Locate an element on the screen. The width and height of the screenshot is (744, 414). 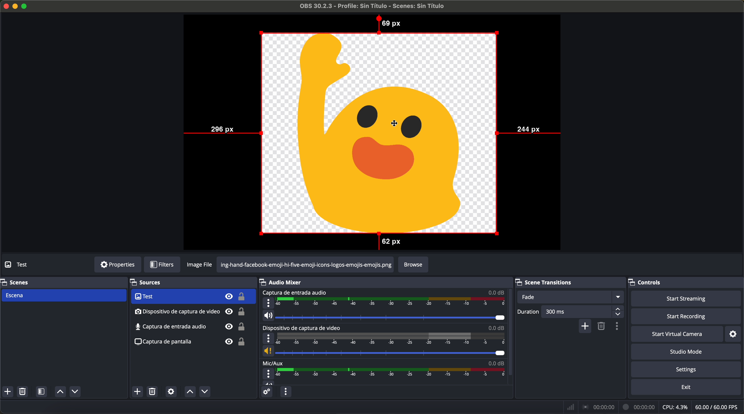
296 px distance is located at coordinates (222, 131).